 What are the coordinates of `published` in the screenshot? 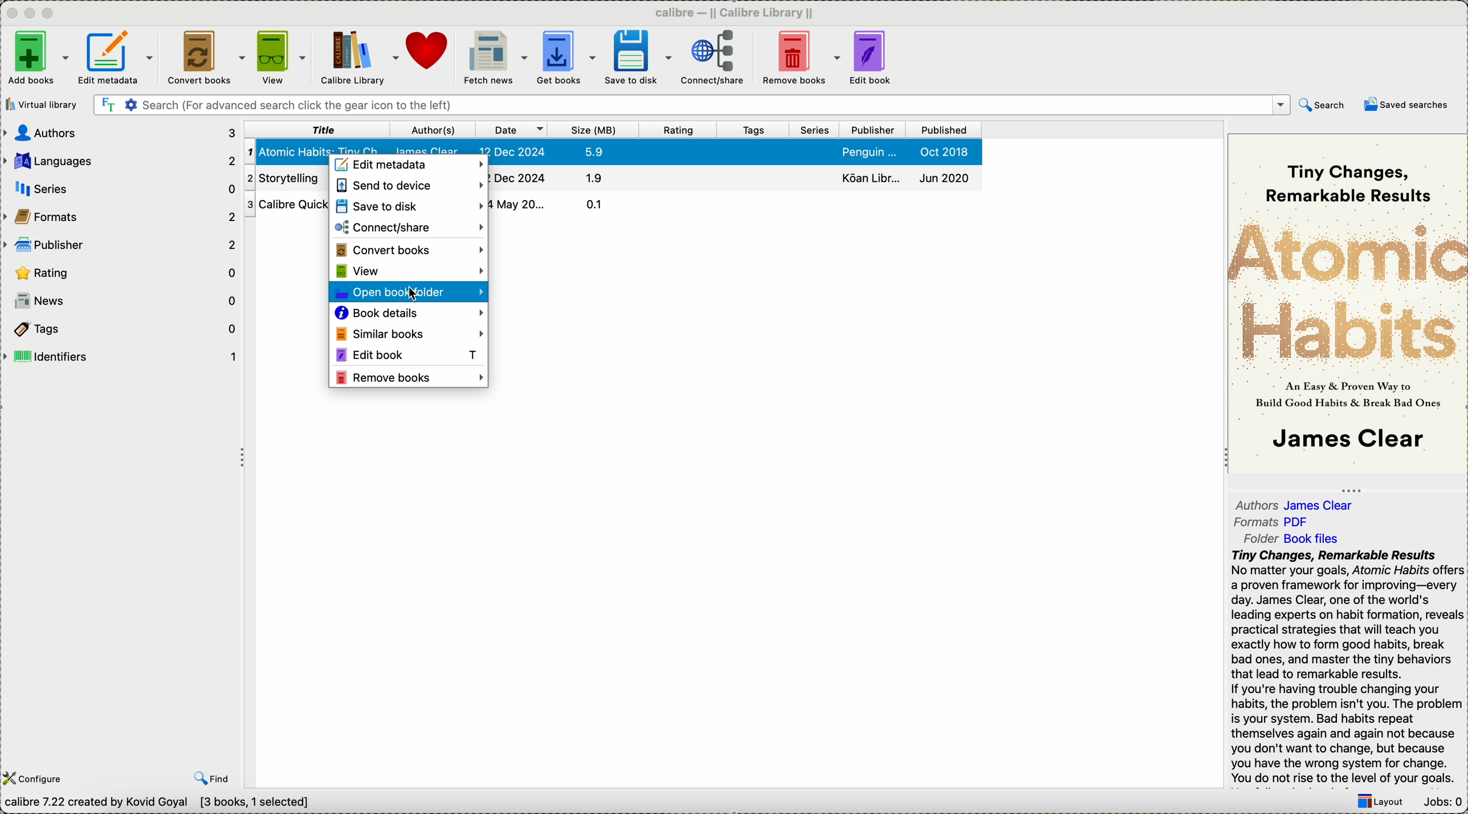 It's located at (943, 130).